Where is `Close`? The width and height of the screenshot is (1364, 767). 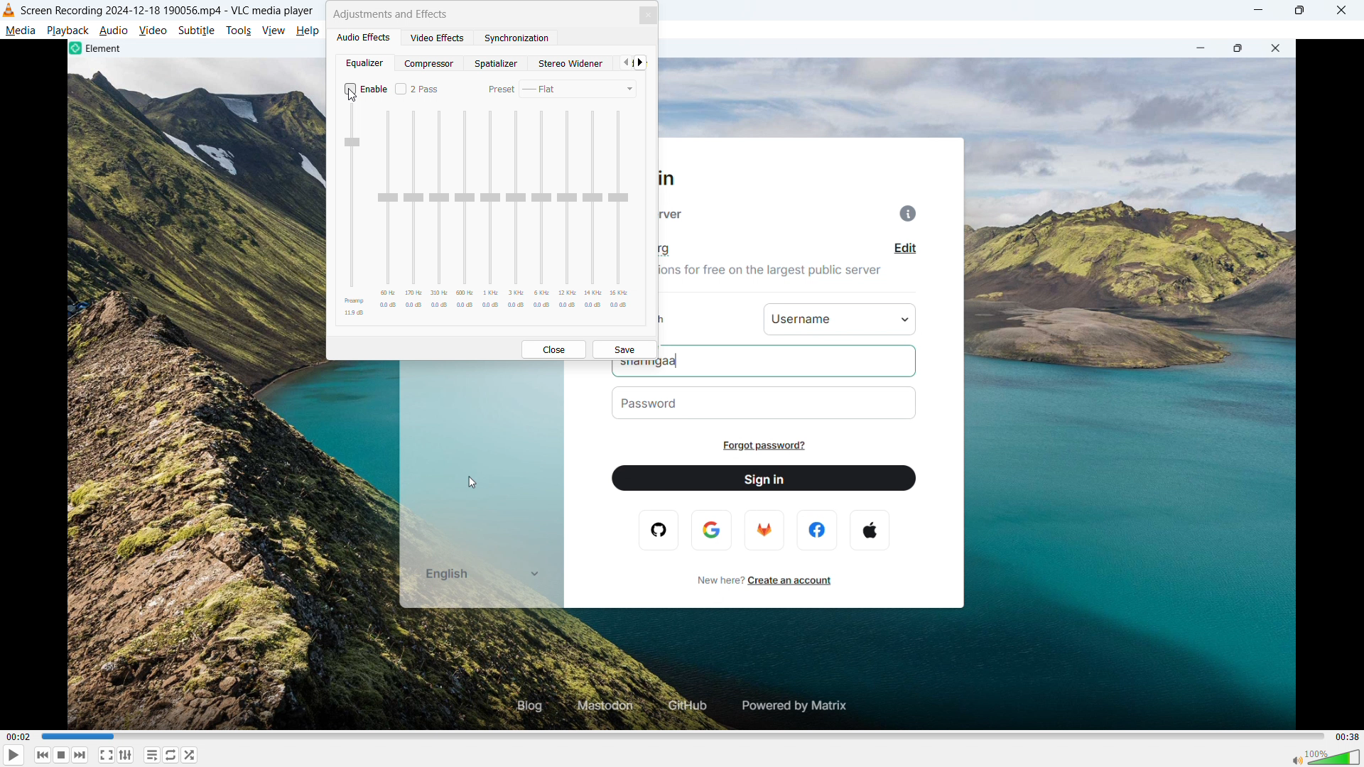
Close is located at coordinates (553, 349).